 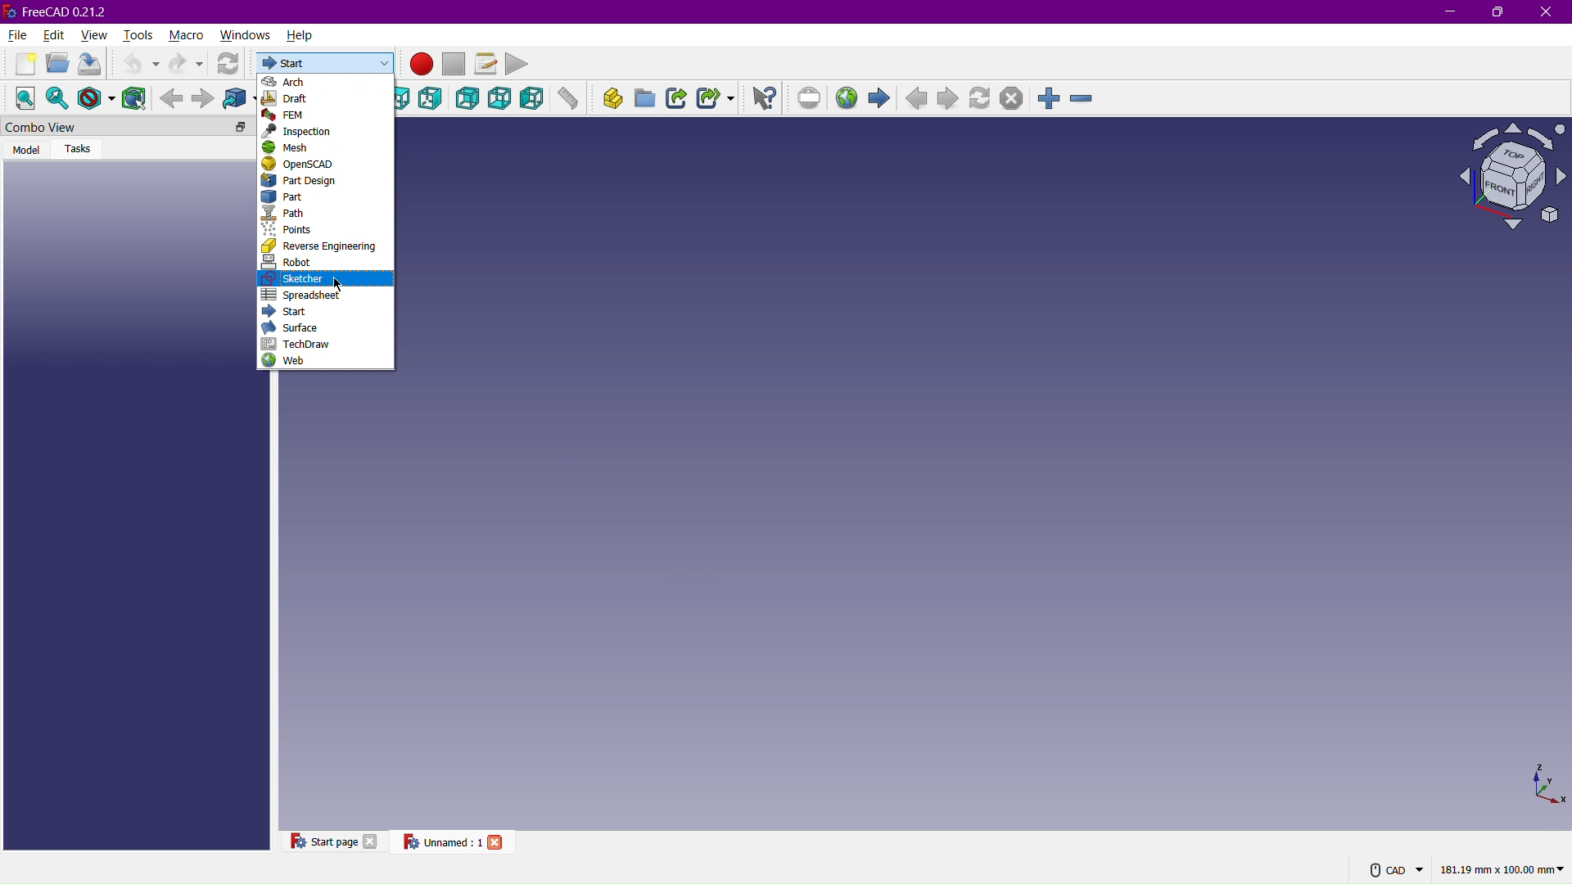 What do you see at coordinates (136, 33) in the screenshot?
I see `Tools` at bounding box center [136, 33].